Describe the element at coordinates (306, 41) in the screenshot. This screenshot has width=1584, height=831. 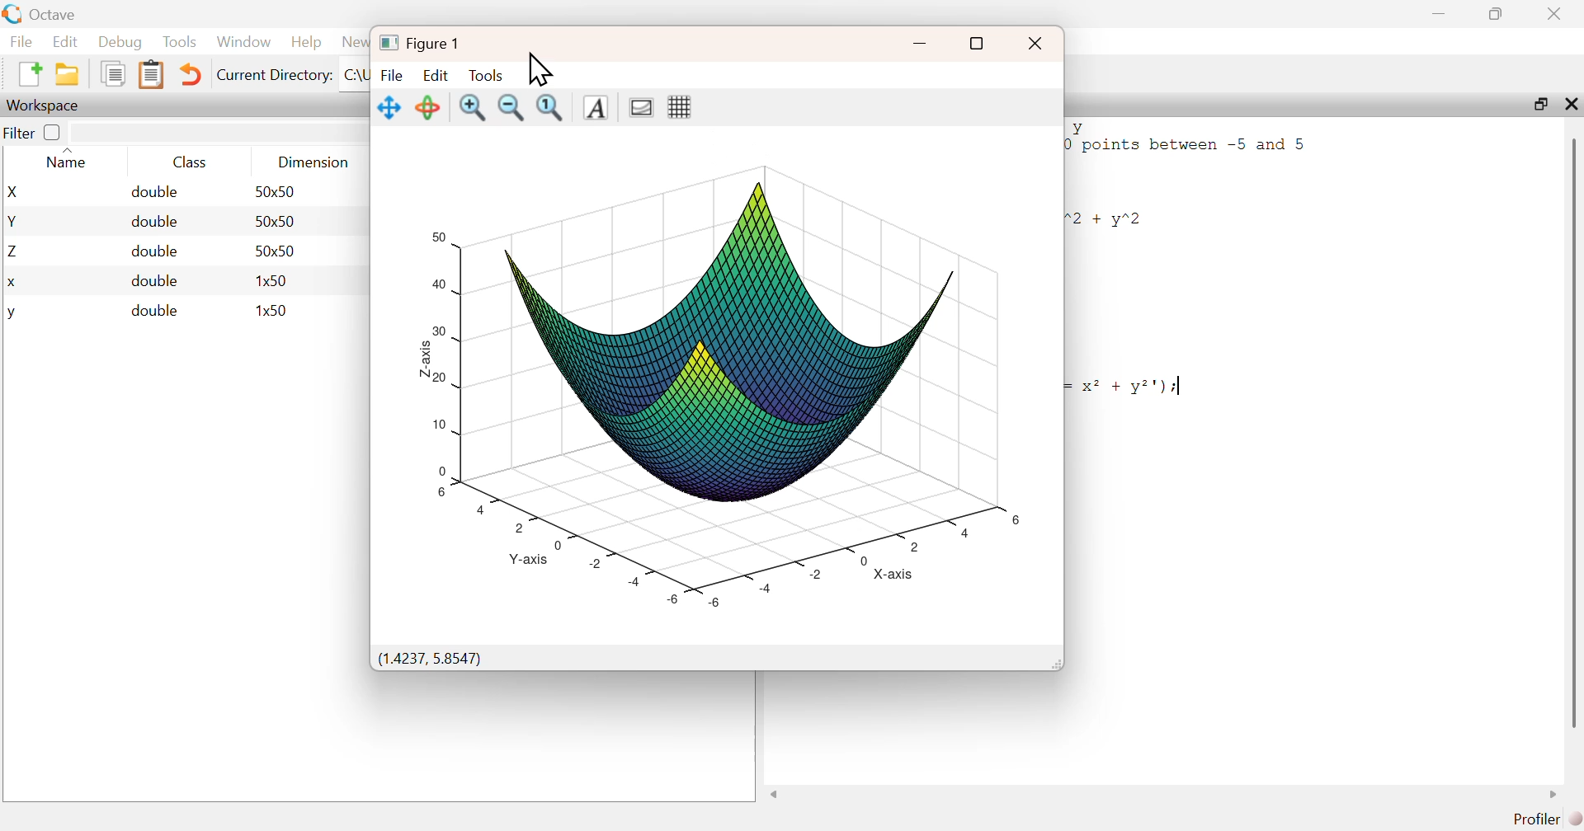
I see `Help` at that location.